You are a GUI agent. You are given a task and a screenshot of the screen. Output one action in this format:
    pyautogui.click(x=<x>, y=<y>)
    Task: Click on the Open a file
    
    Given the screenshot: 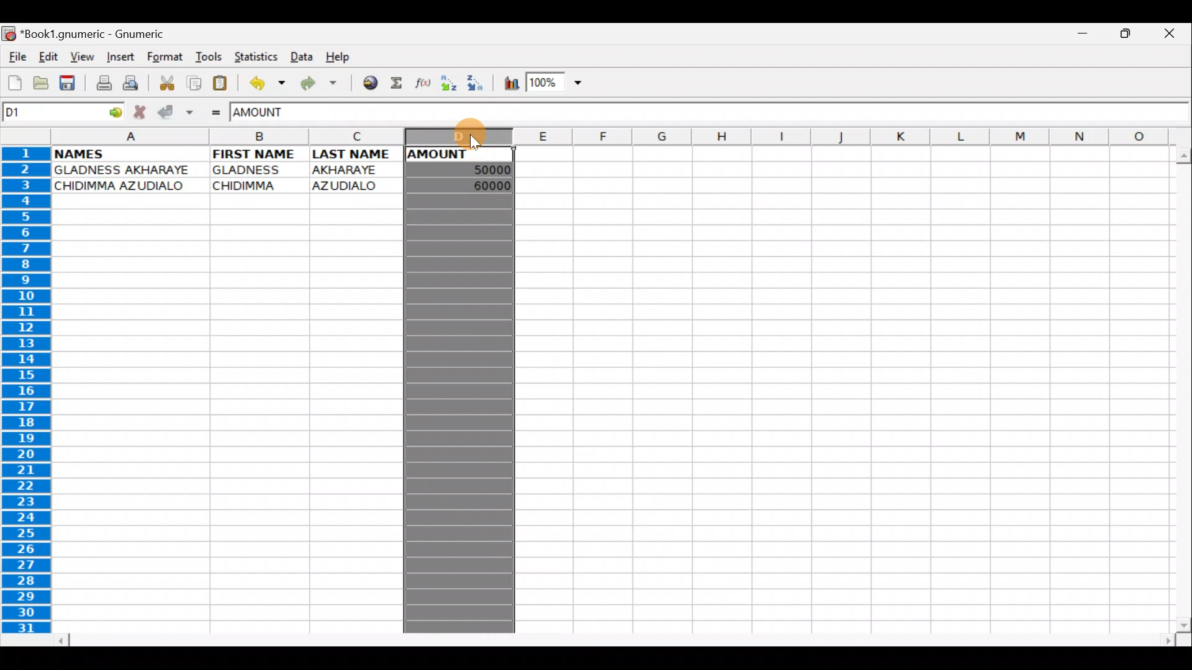 What is the action you would take?
    pyautogui.click(x=38, y=85)
    